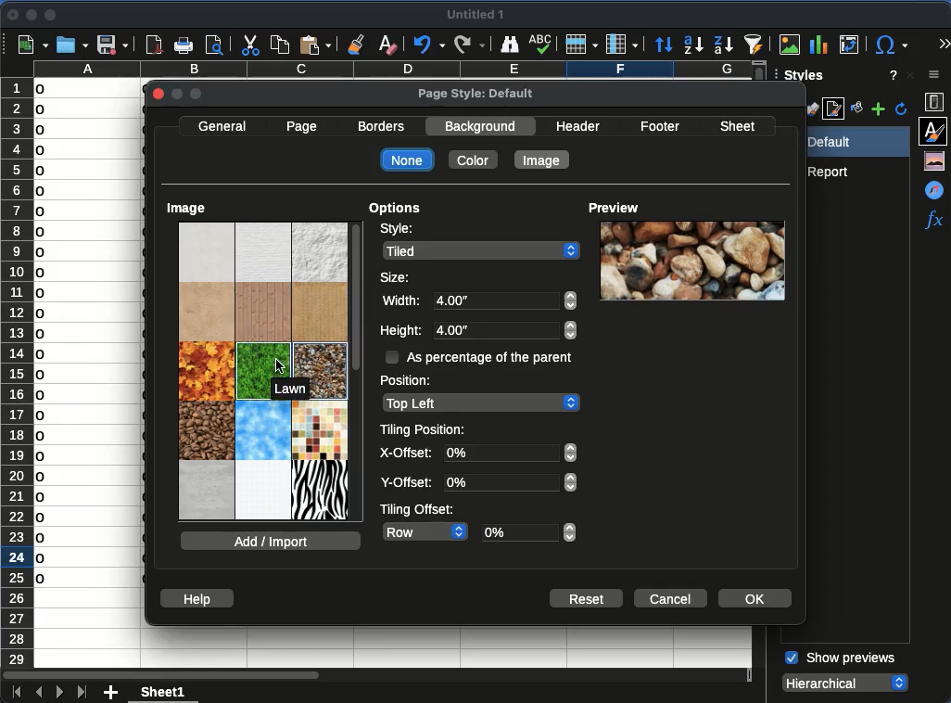 The height and width of the screenshot is (703, 951). What do you see at coordinates (408, 484) in the screenshot?
I see `y offset` at bounding box center [408, 484].